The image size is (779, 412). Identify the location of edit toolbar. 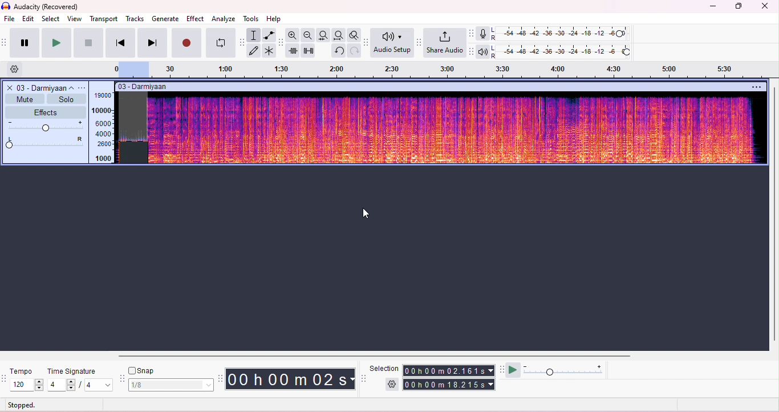
(281, 42).